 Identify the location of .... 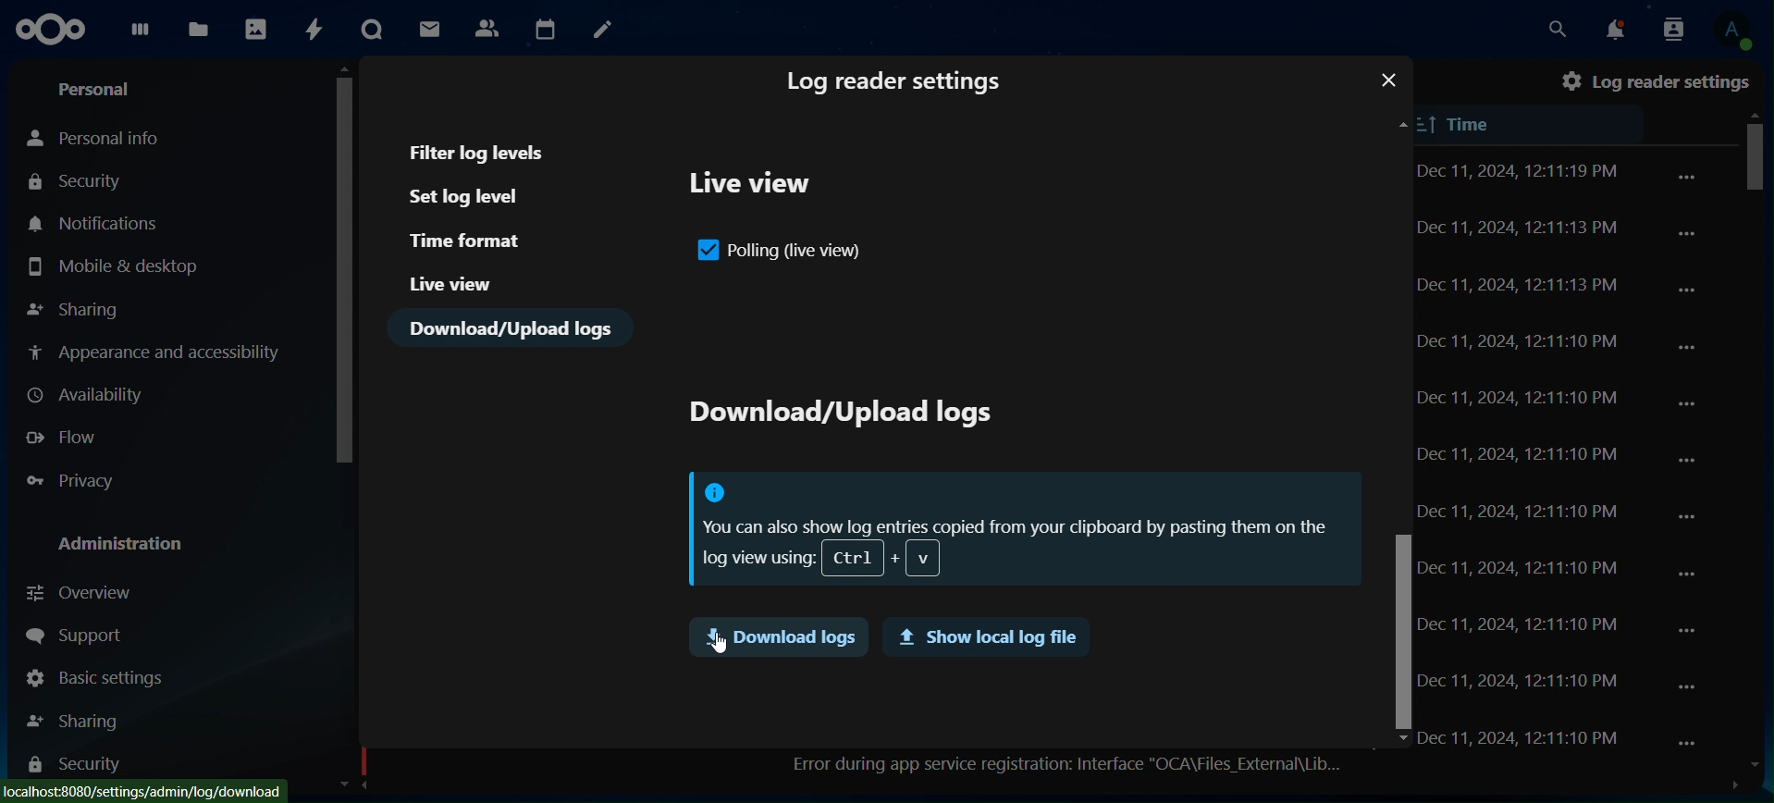
(1691, 406).